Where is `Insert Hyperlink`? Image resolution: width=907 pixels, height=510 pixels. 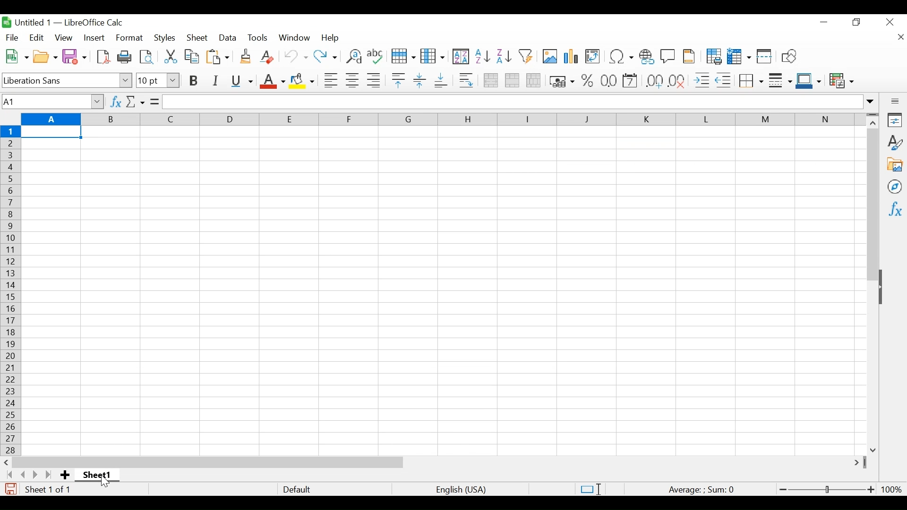
Insert Hyperlink is located at coordinates (647, 58).